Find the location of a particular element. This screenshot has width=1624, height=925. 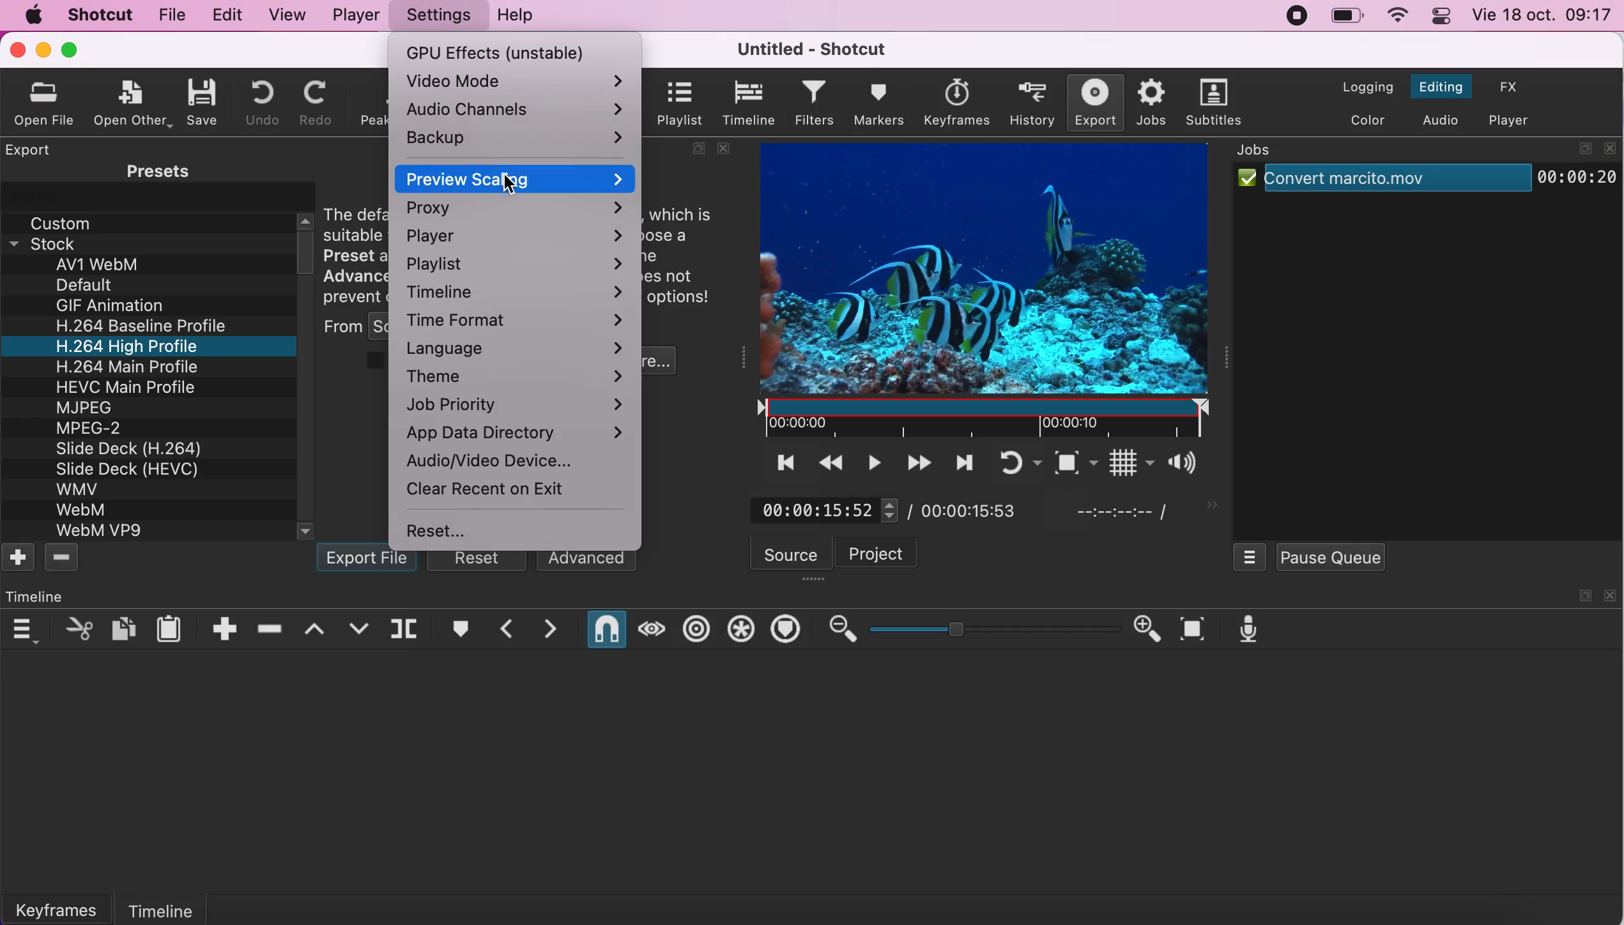

snap is located at coordinates (603, 629).